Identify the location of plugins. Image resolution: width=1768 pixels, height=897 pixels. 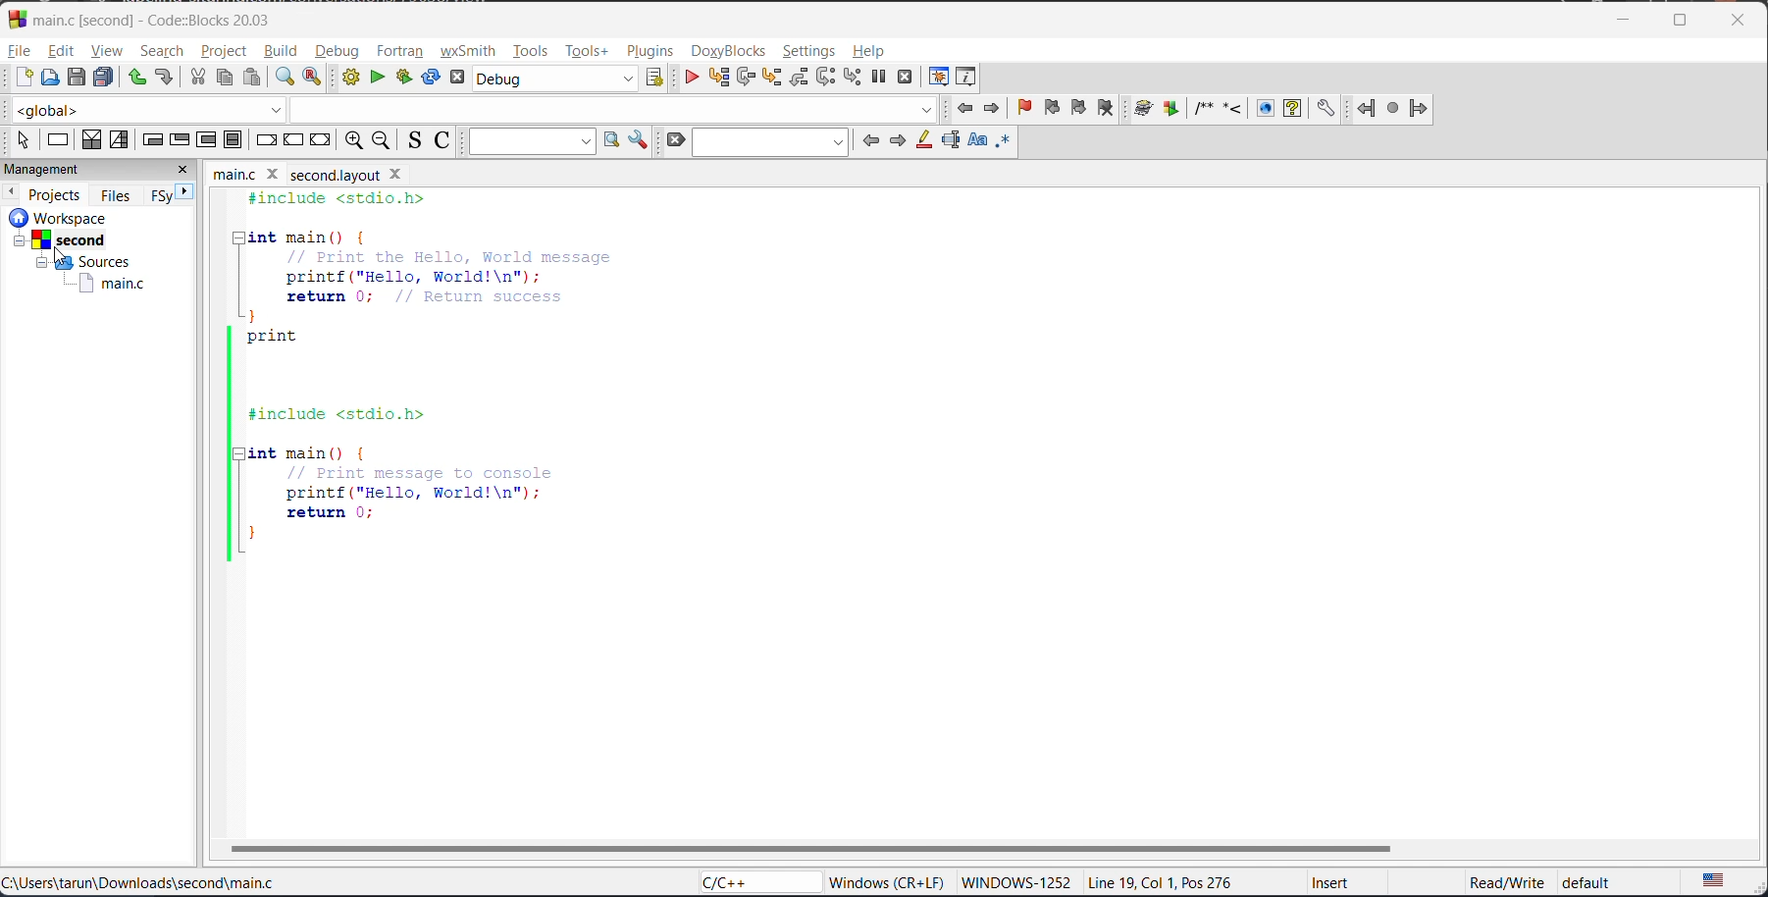
(655, 53).